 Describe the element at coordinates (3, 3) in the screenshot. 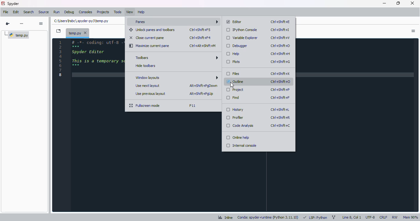

I see `logo` at that location.